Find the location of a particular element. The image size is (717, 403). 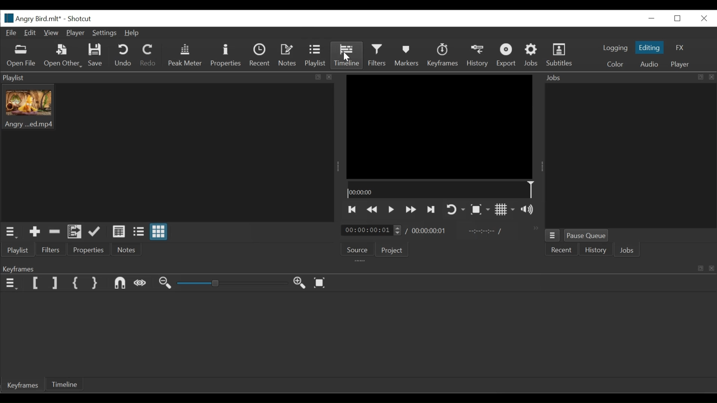

Zoom keyframe in is located at coordinates (301, 282).